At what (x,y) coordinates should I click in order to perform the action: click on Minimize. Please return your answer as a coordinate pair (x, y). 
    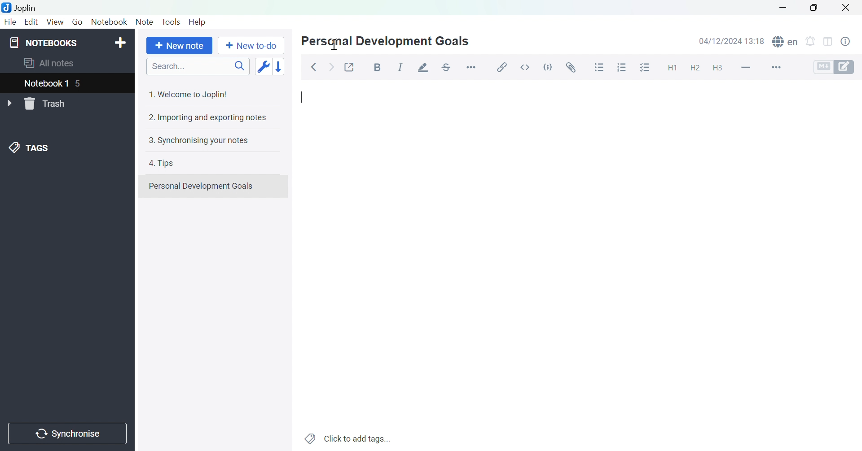
    Looking at the image, I should click on (782, 8).